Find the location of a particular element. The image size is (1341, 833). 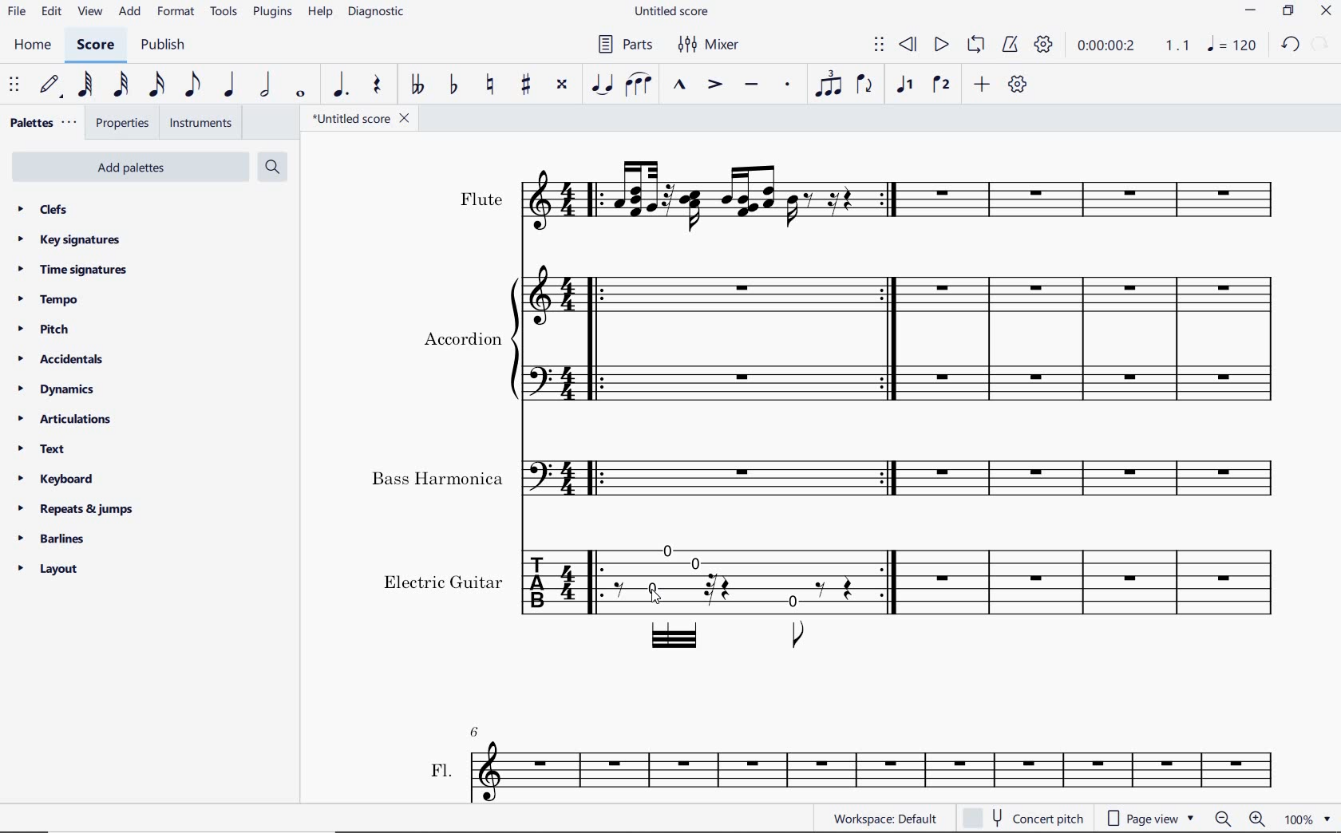

cursor is located at coordinates (658, 598).